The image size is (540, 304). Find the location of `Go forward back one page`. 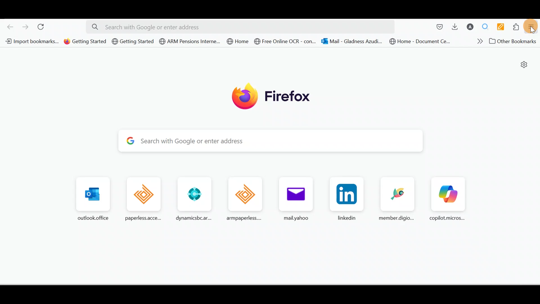

Go forward back one page is located at coordinates (26, 26).